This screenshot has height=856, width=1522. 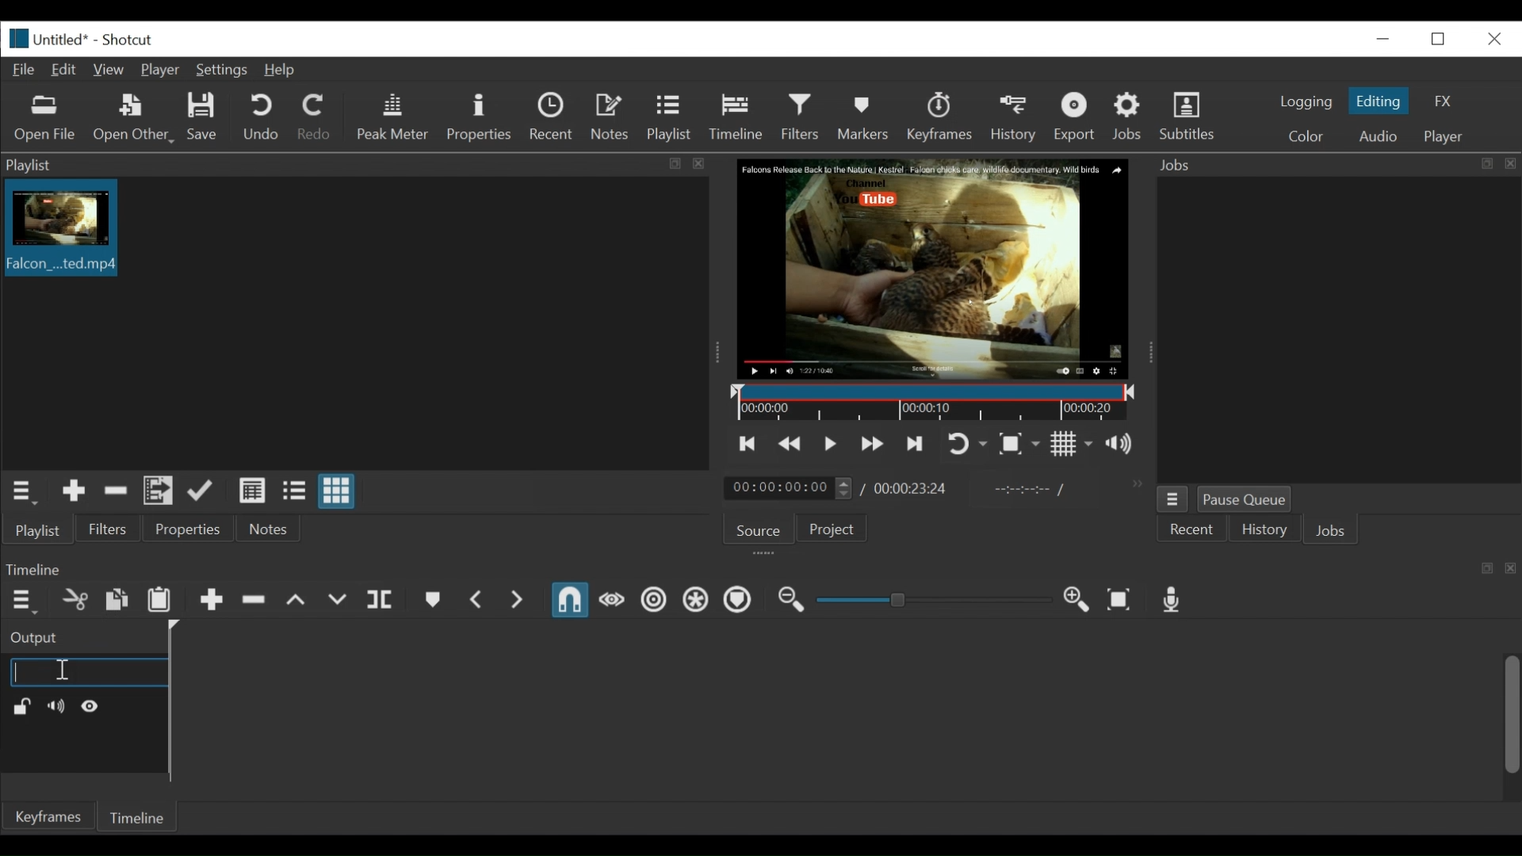 I want to click on Help, so click(x=280, y=69).